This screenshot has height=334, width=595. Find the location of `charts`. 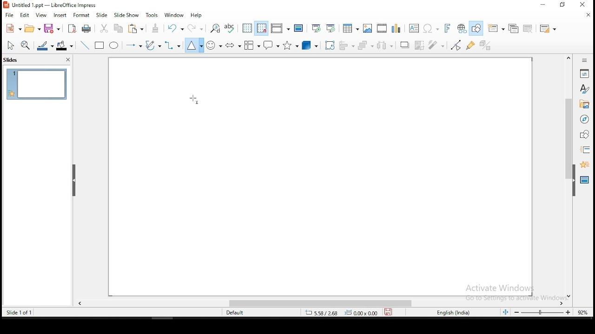

charts is located at coordinates (397, 27).